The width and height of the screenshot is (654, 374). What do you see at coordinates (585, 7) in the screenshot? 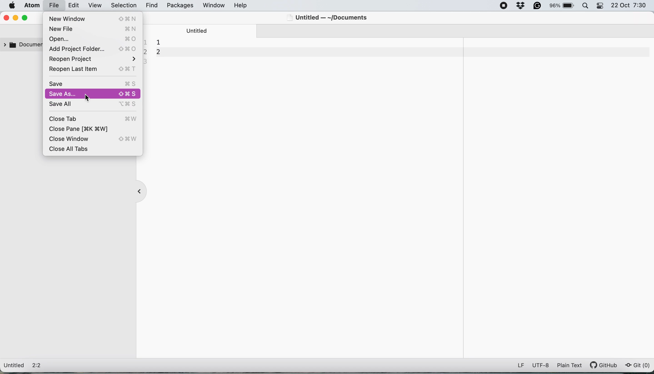
I see `spotlight search` at bounding box center [585, 7].